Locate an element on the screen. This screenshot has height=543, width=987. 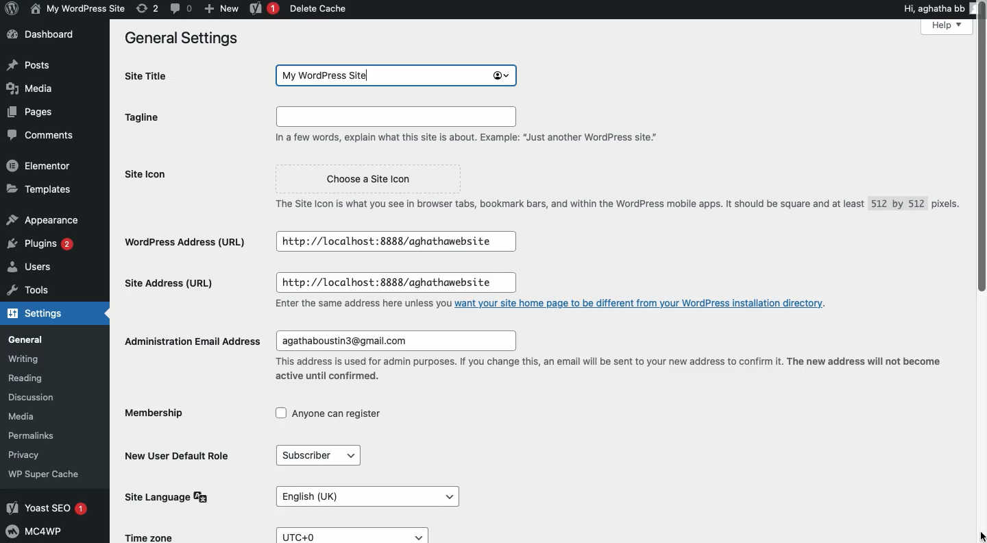
Comment is located at coordinates (182, 8).